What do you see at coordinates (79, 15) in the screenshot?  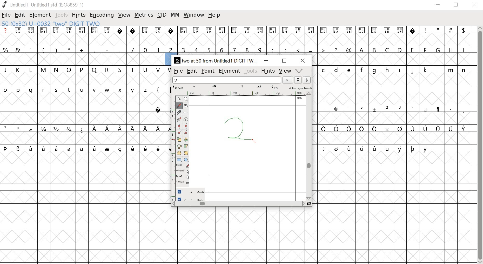 I see `hints` at bounding box center [79, 15].